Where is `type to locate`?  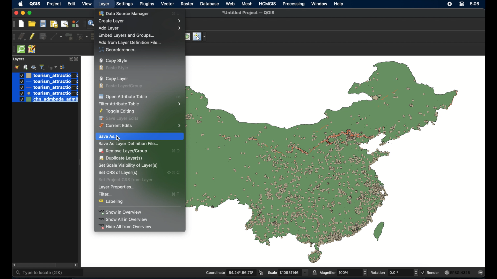 type to locate is located at coordinates (49, 273).